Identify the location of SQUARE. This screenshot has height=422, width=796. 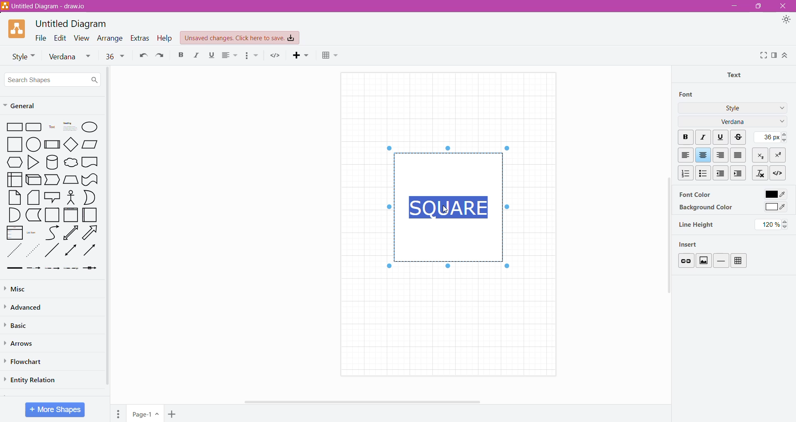
(449, 208).